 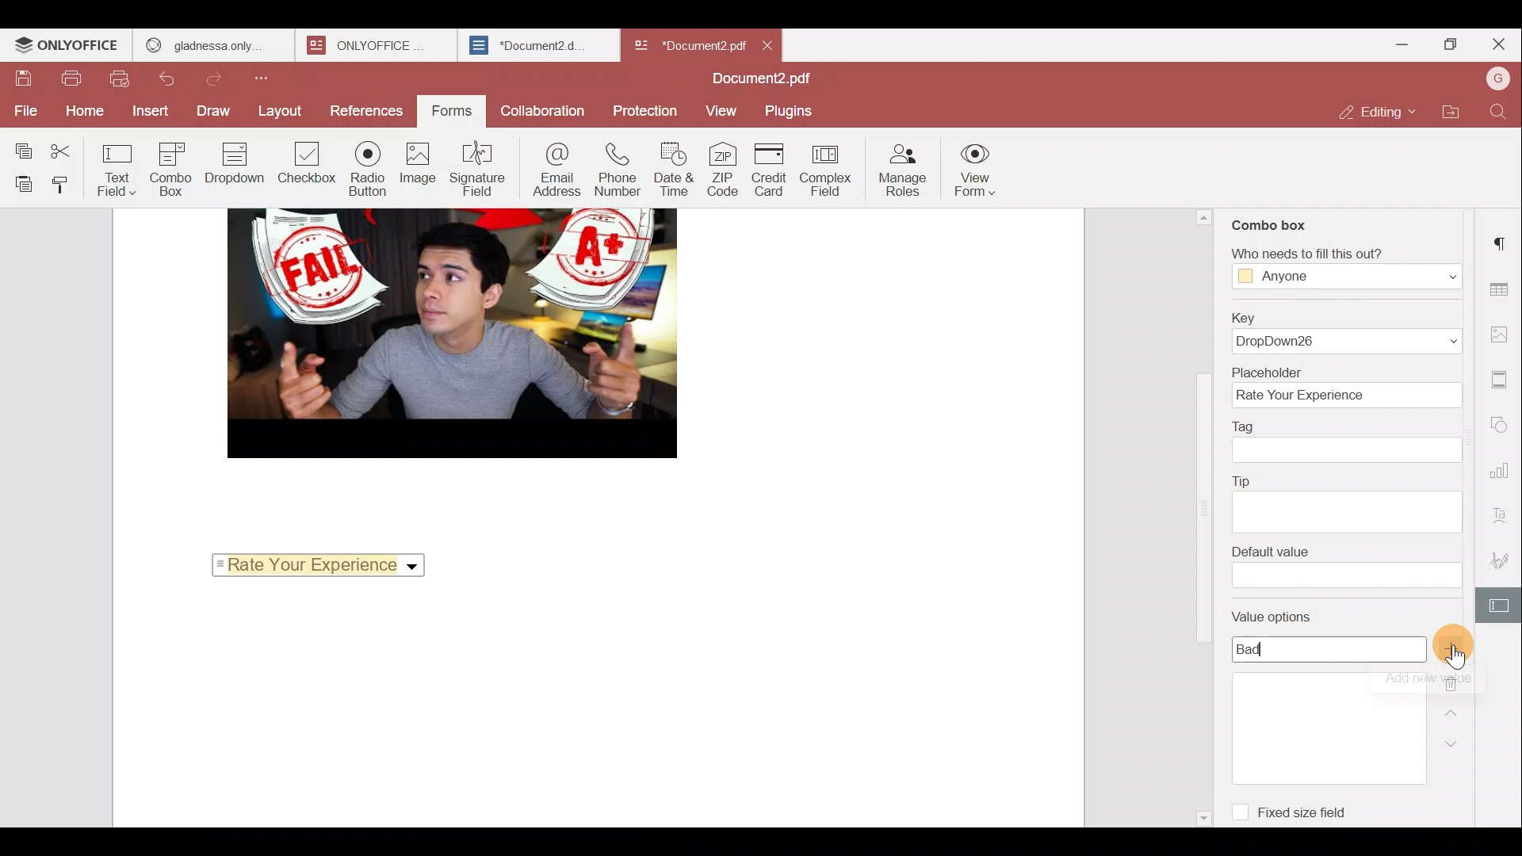 What do you see at coordinates (215, 112) in the screenshot?
I see `Draw` at bounding box center [215, 112].